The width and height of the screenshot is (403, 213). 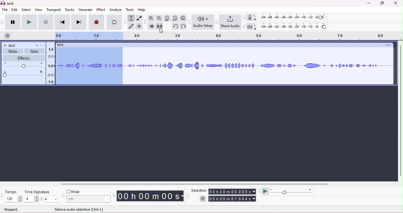 I want to click on mute, so click(x=12, y=51).